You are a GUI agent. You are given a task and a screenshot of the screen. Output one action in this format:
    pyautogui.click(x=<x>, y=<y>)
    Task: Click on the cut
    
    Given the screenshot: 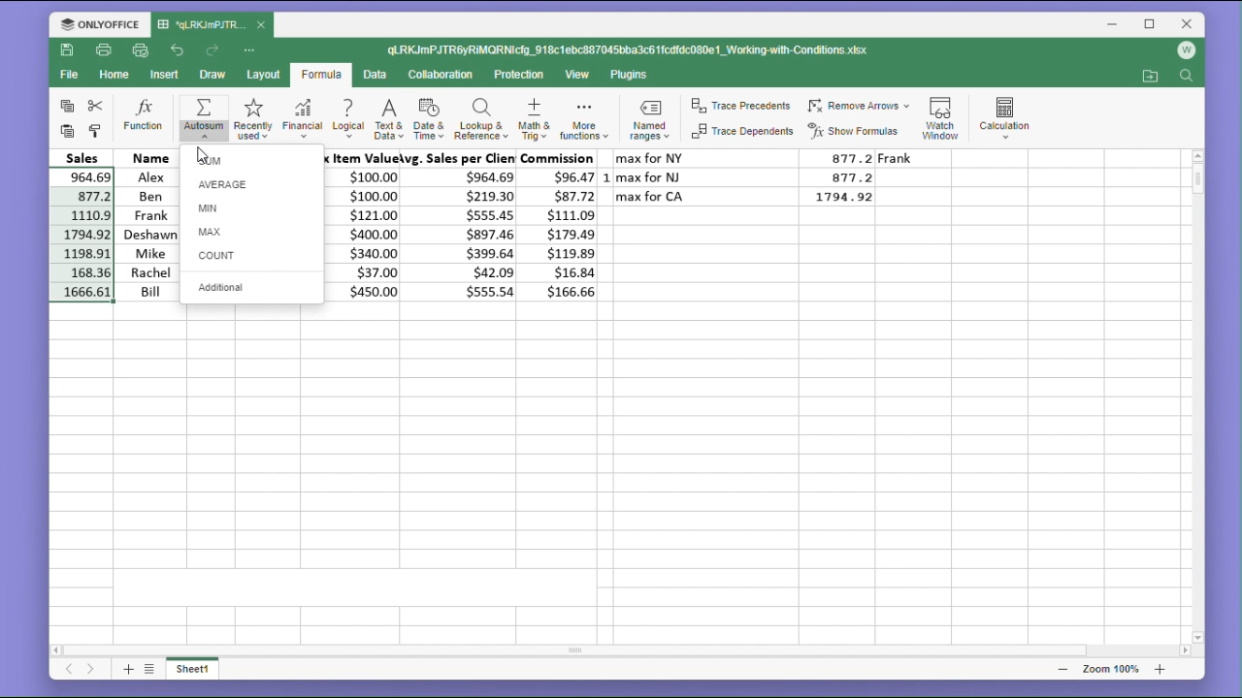 What is the action you would take?
    pyautogui.click(x=99, y=106)
    